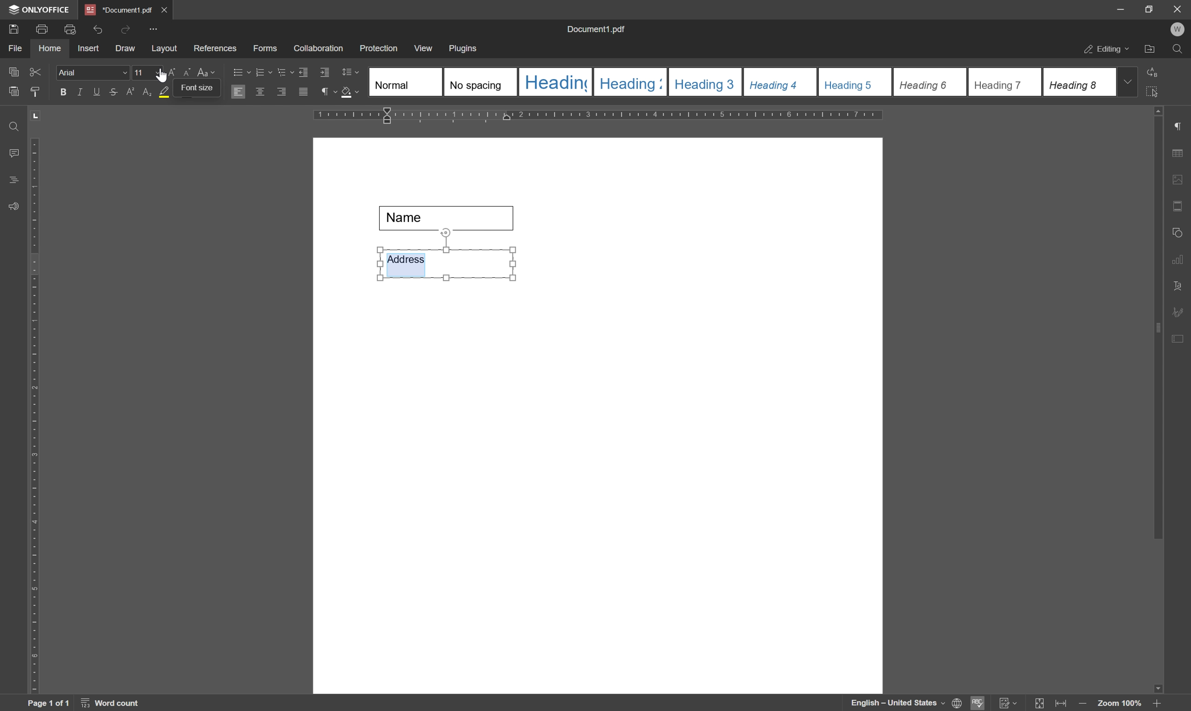  What do you see at coordinates (741, 81) in the screenshot?
I see `Type of headings` at bounding box center [741, 81].